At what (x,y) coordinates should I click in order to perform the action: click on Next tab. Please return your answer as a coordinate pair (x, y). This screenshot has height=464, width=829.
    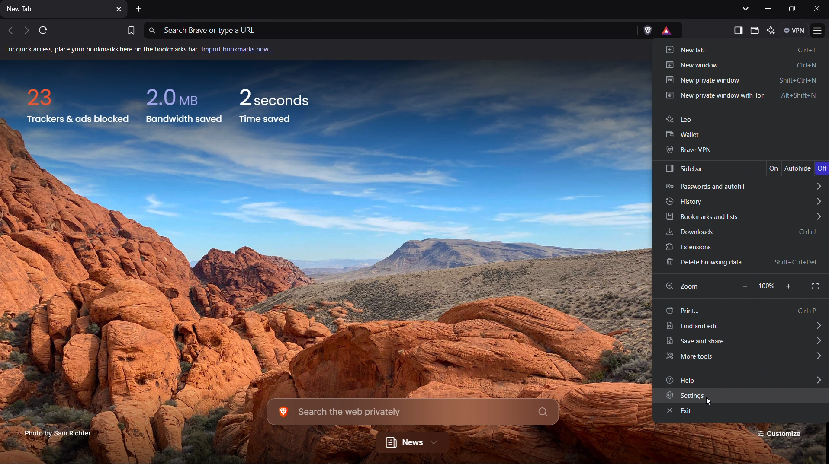
    Looking at the image, I should click on (26, 31).